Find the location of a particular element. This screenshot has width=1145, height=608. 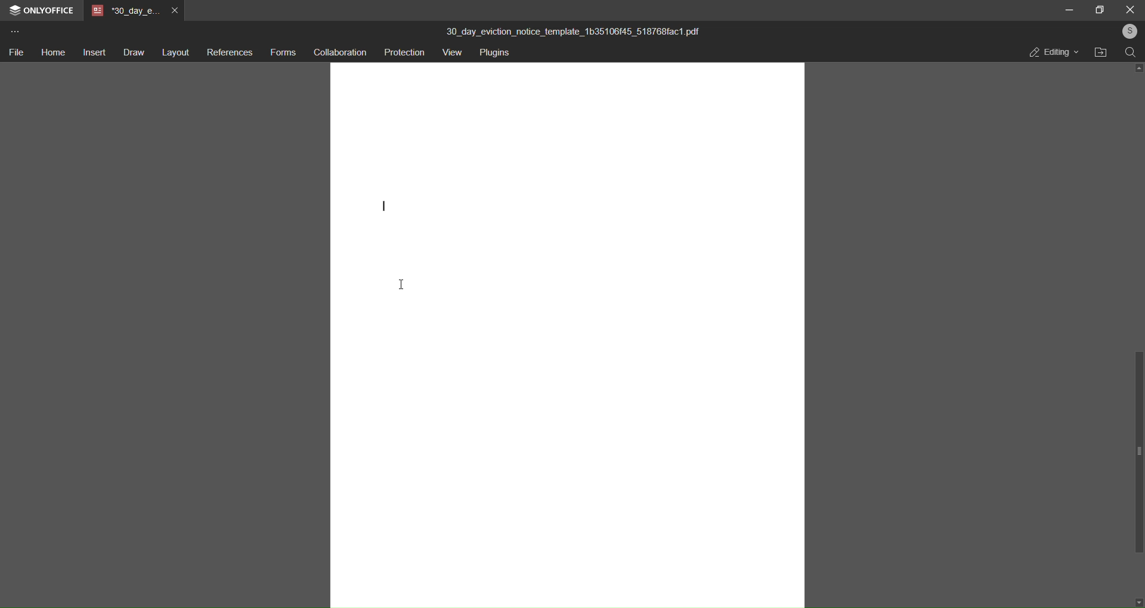

cursor is located at coordinates (404, 286).